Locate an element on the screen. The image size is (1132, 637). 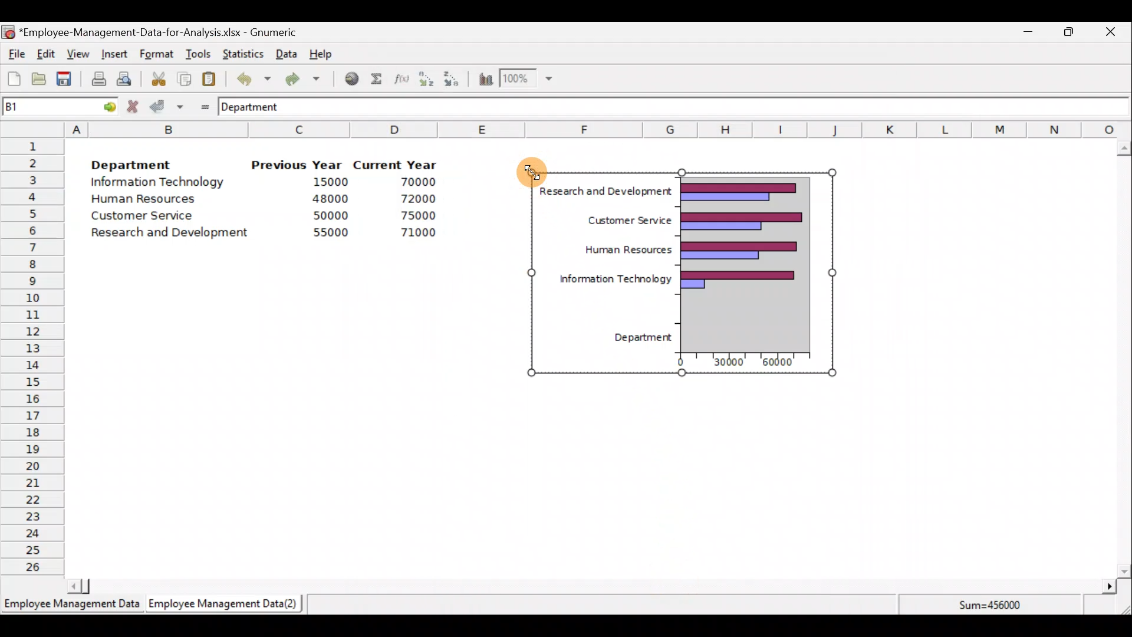
55000 is located at coordinates (331, 232).